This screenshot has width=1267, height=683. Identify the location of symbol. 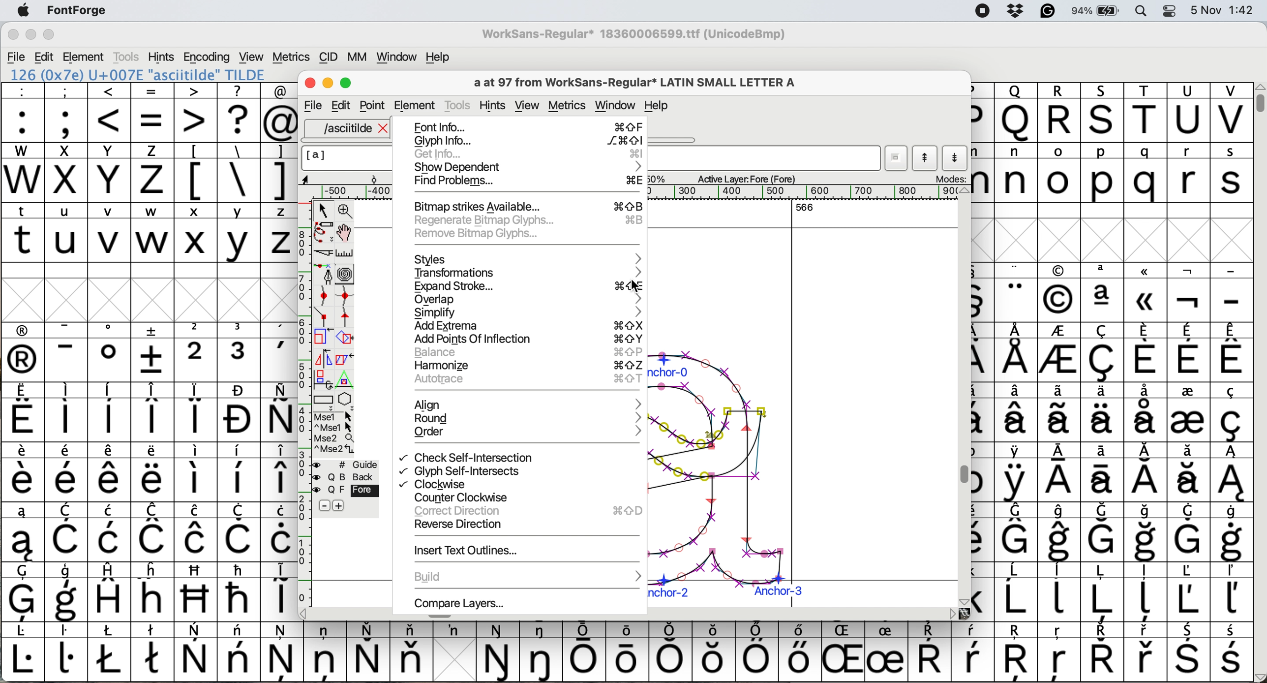
(1231, 532).